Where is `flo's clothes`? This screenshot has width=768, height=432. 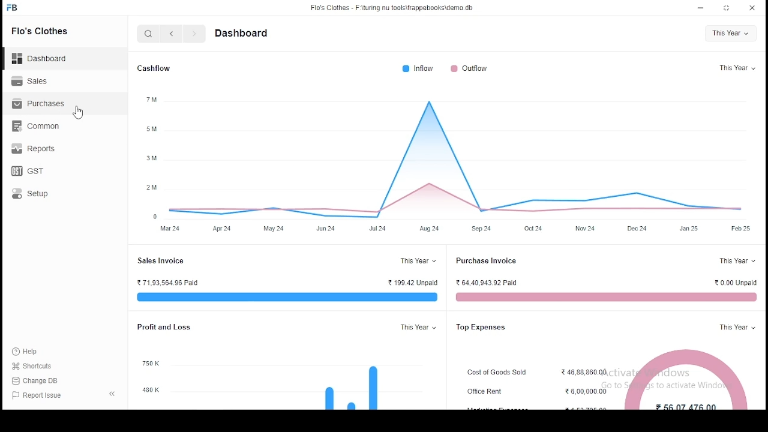
flo's clothes is located at coordinates (41, 31).